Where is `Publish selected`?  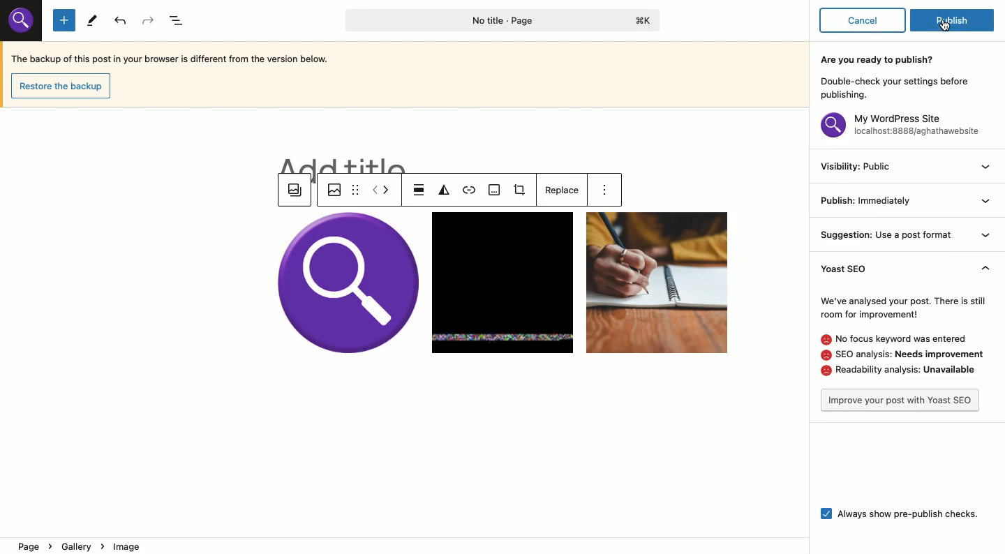
Publish selected is located at coordinates (954, 23).